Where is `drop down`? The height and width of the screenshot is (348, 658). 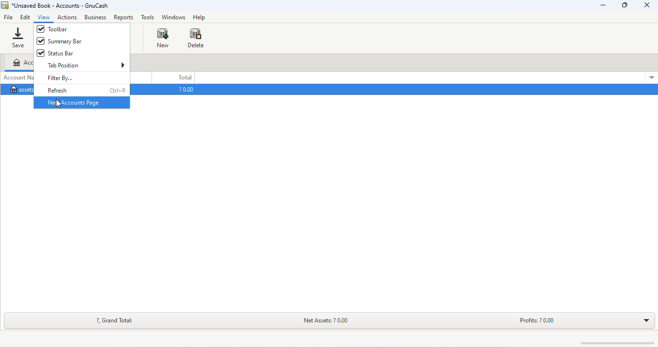
drop down is located at coordinates (650, 77).